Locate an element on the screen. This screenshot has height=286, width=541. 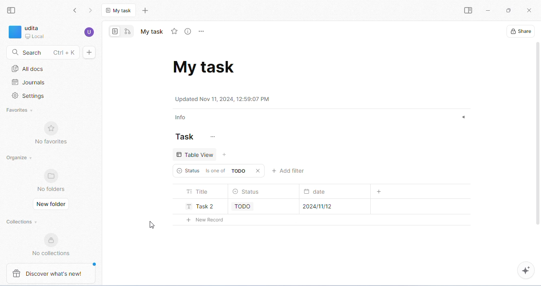
add view is located at coordinates (226, 155).